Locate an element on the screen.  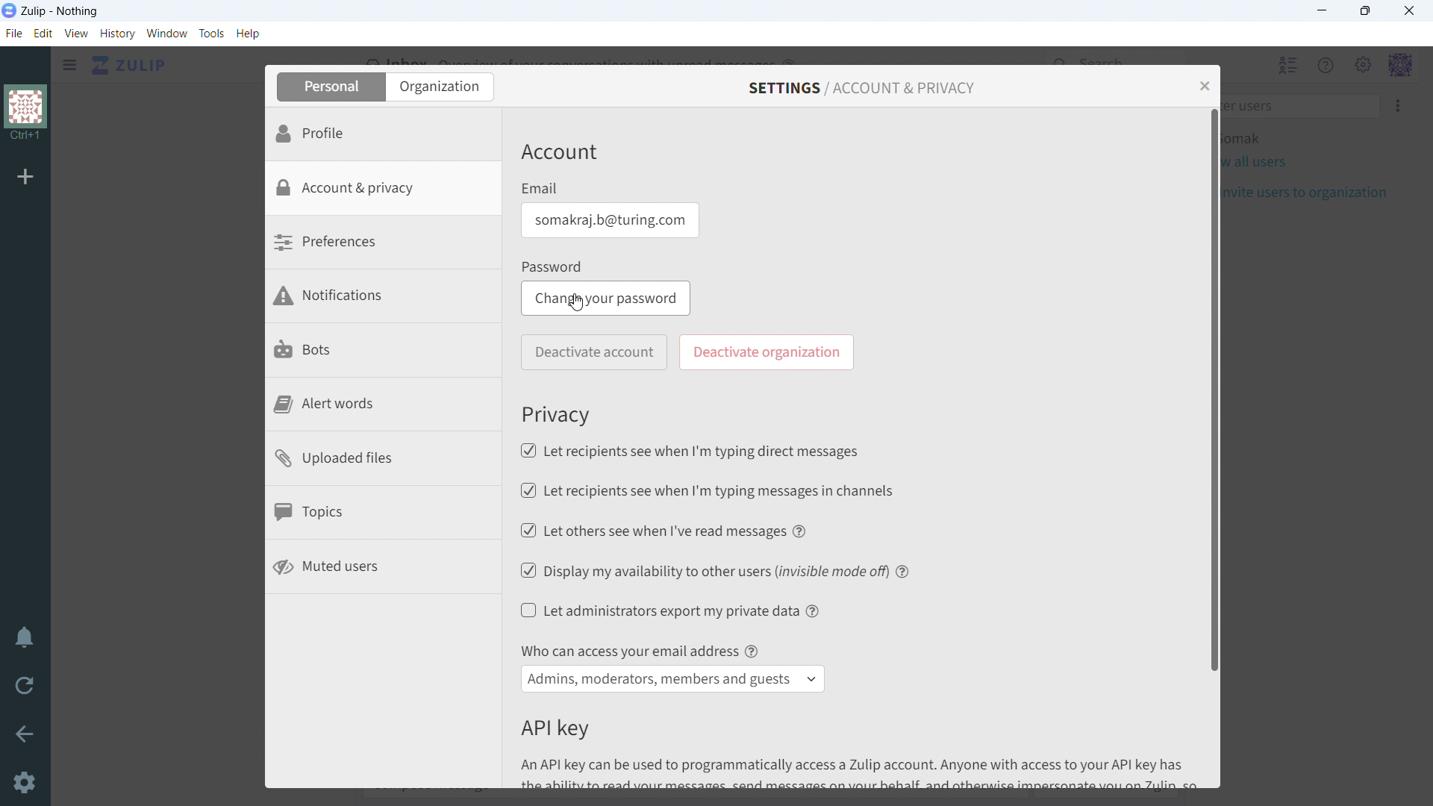
tools is located at coordinates (212, 33).